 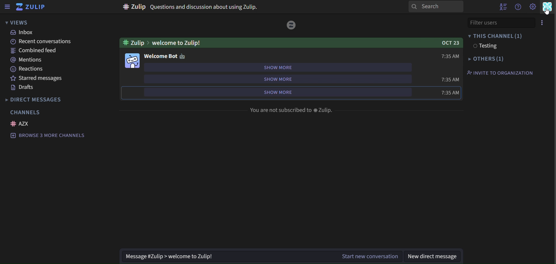 I want to click on main menu, so click(x=532, y=7).